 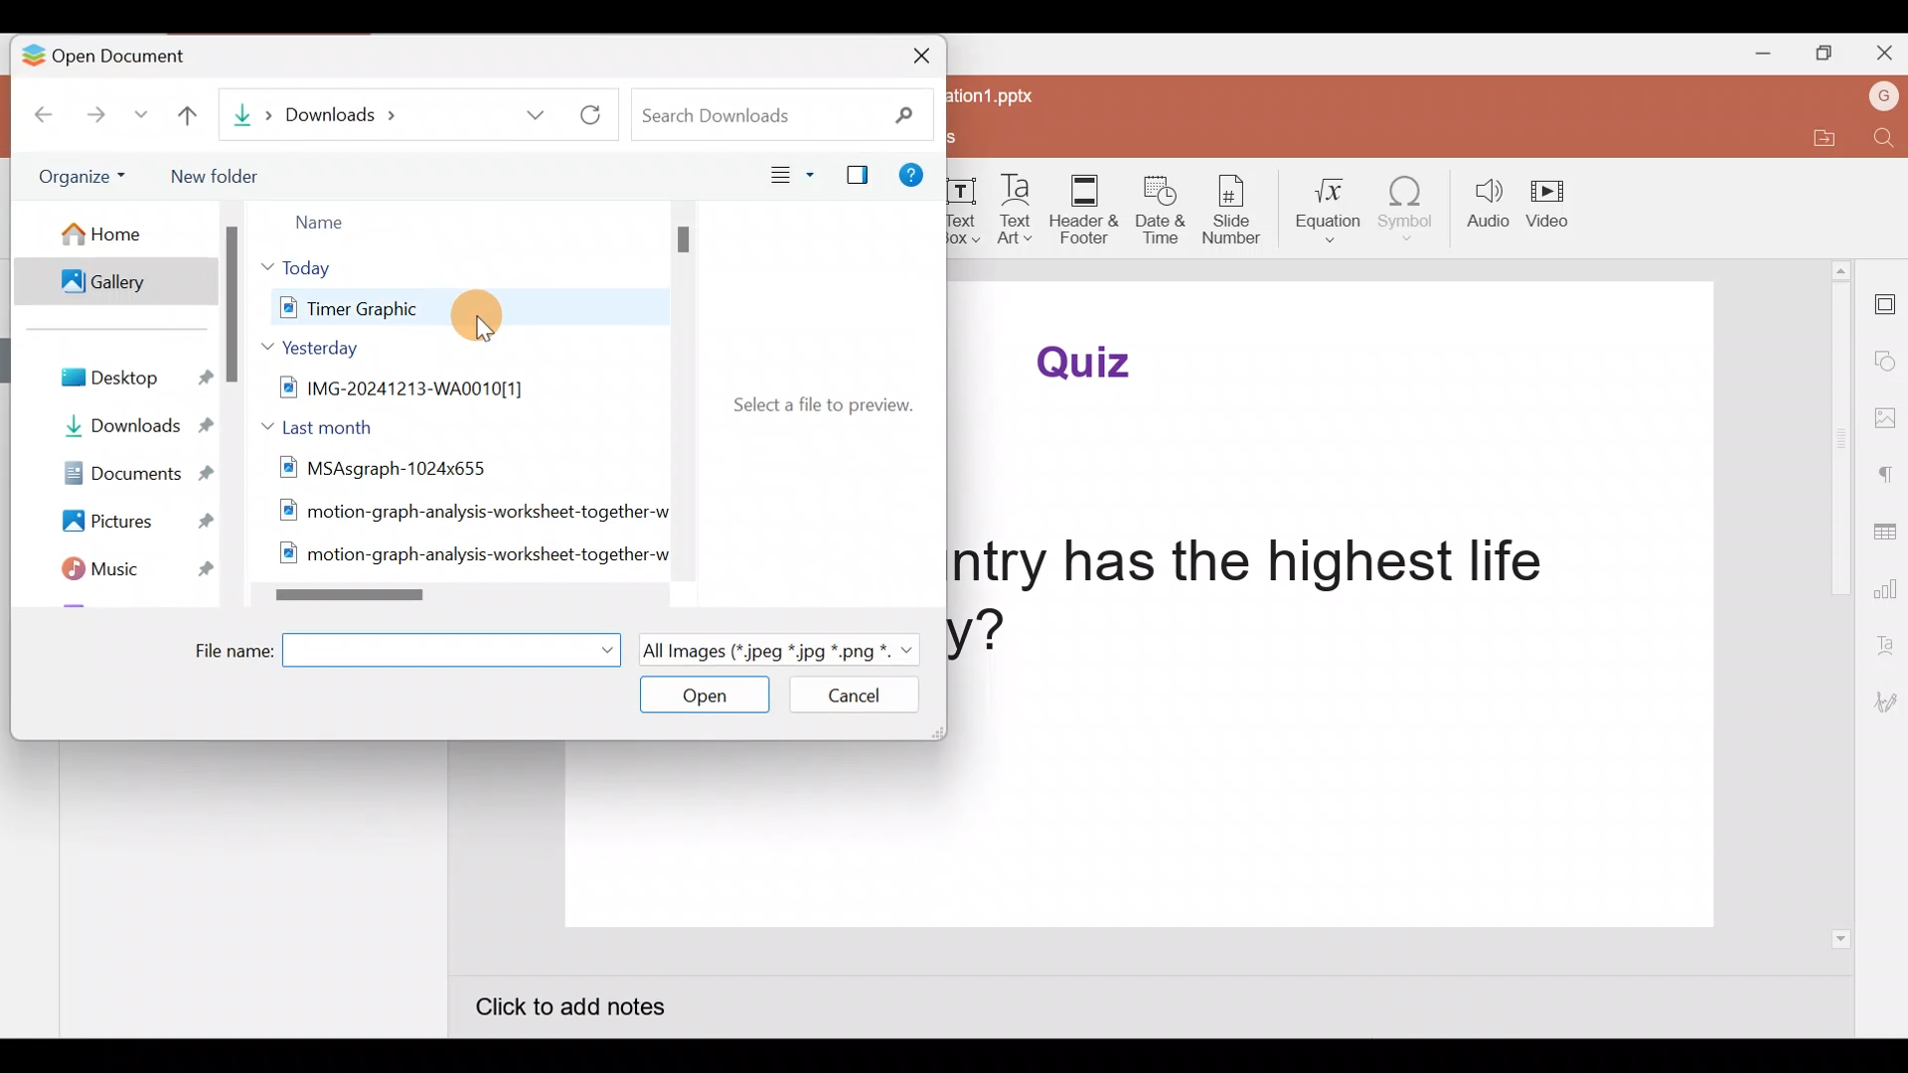 What do you see at coordinates (220, 176) in the screenshot?
I see `New folder` at bounding box center [220, 176].